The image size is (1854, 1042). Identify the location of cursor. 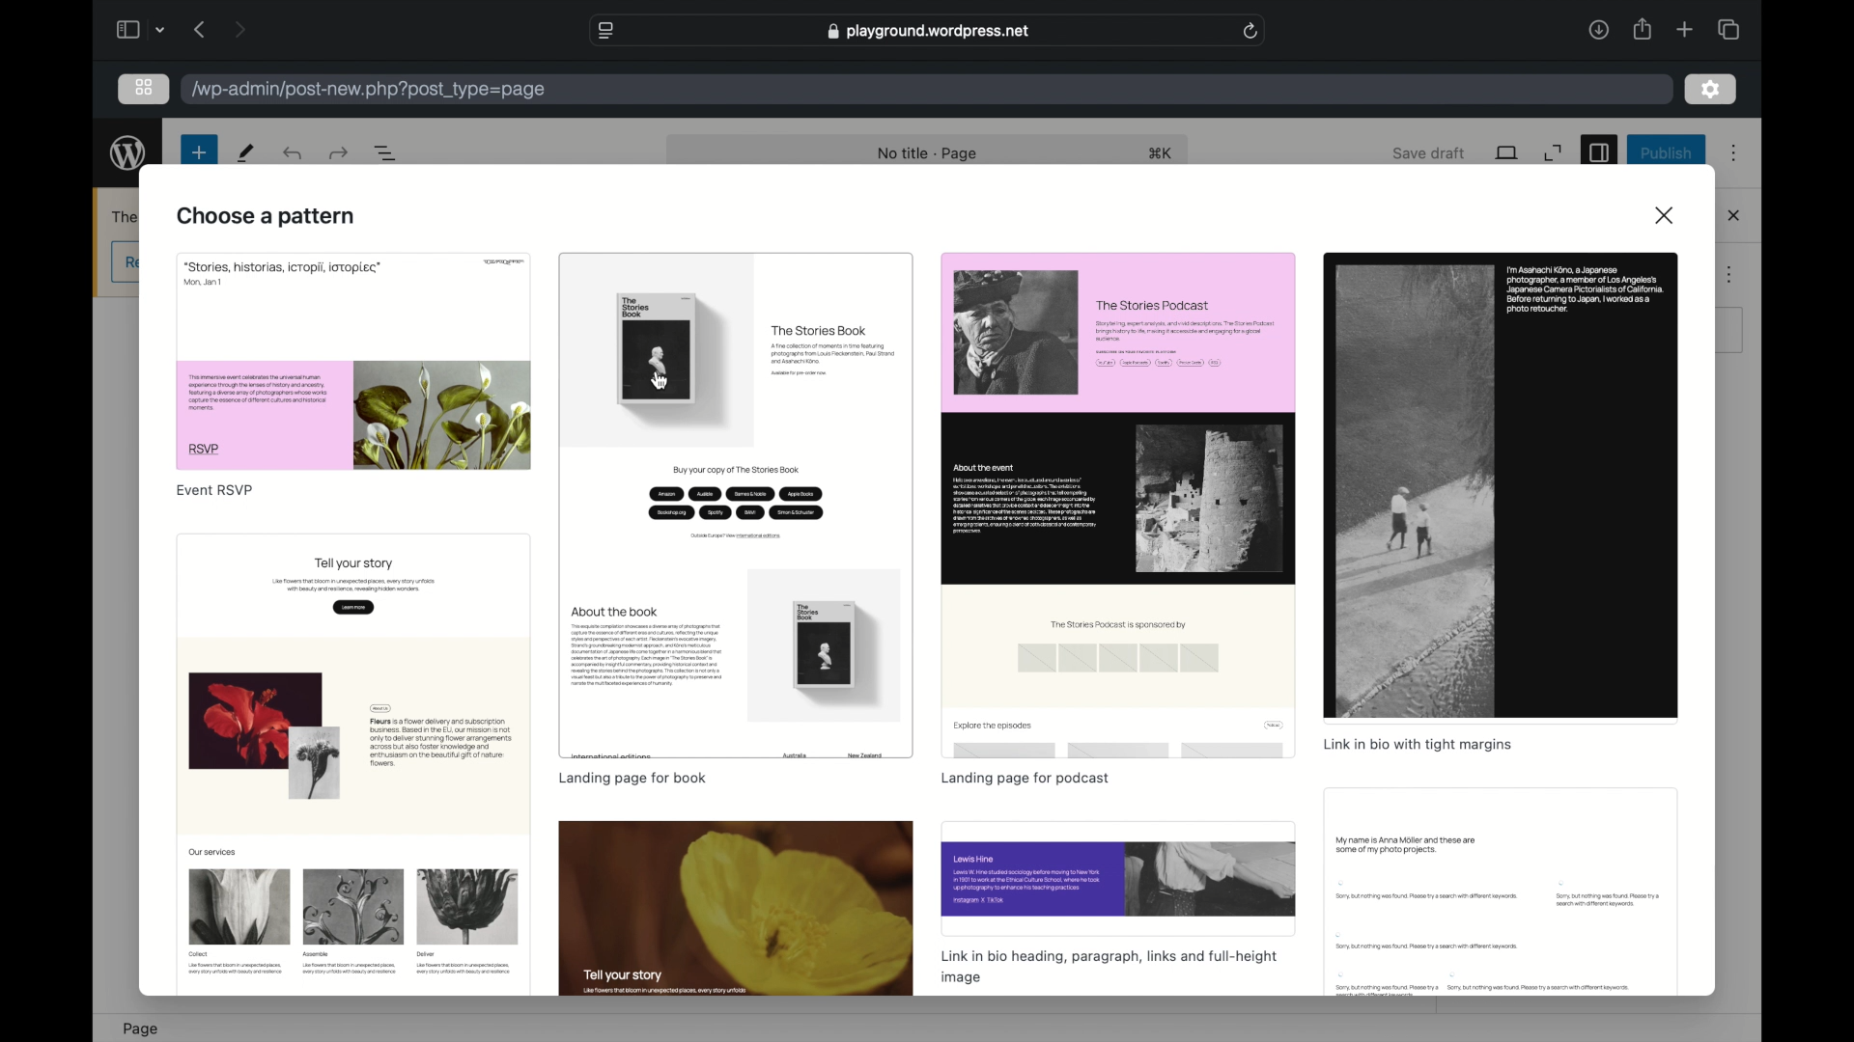
(661, 379).